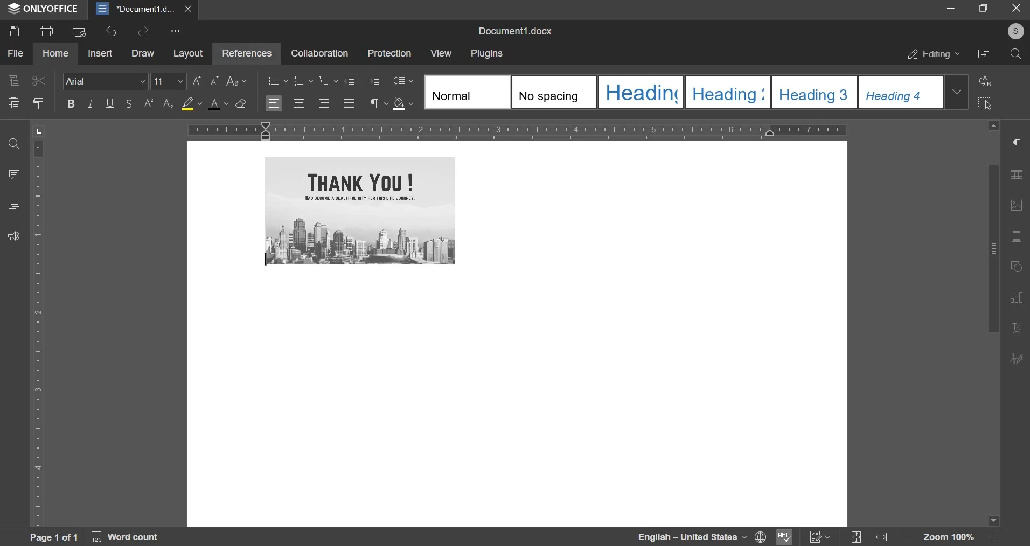  What do you see at coordinates (245, 52) in the screenshot?
I see `references` at bounding box center [245, 52].